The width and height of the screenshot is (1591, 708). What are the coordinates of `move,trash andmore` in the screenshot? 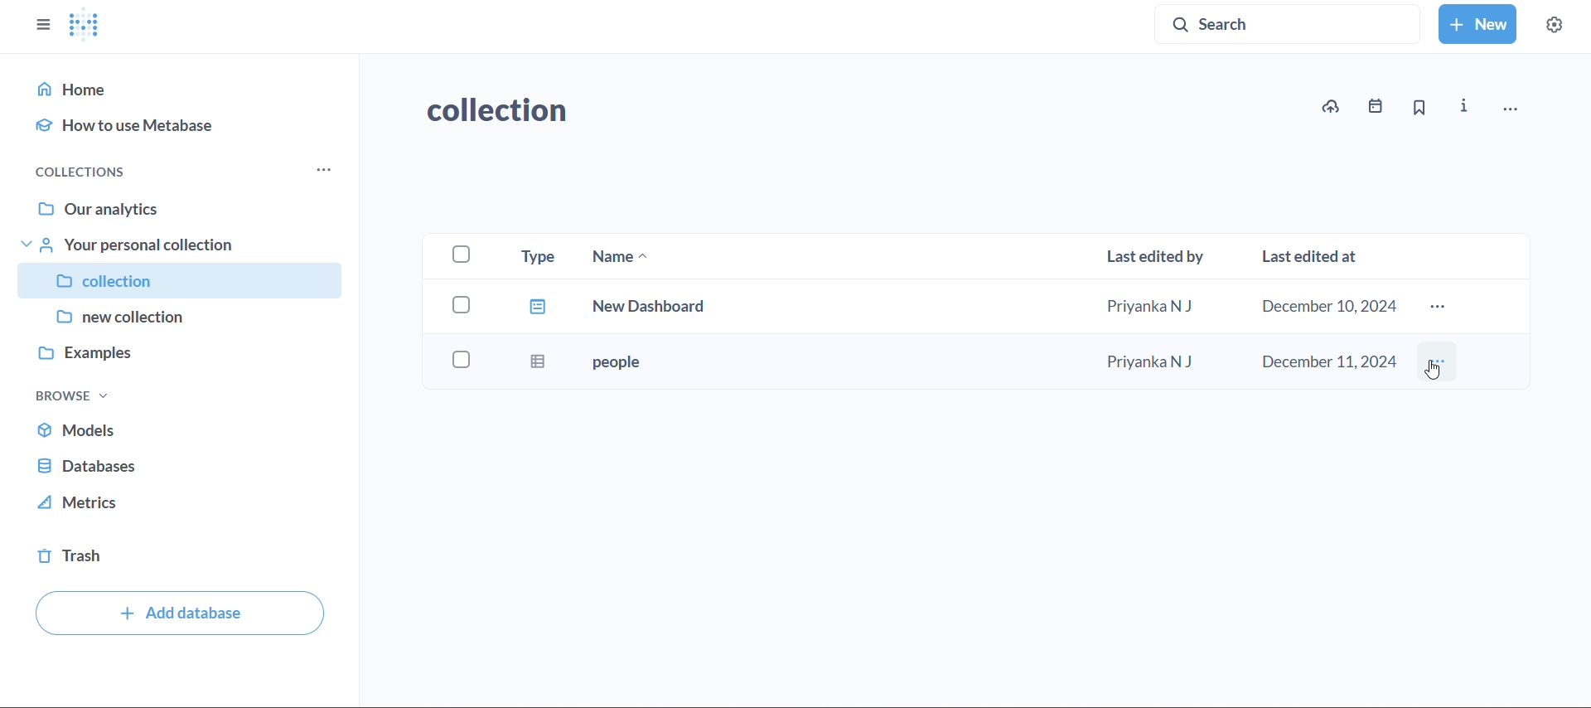 It's located at (1512, 109).